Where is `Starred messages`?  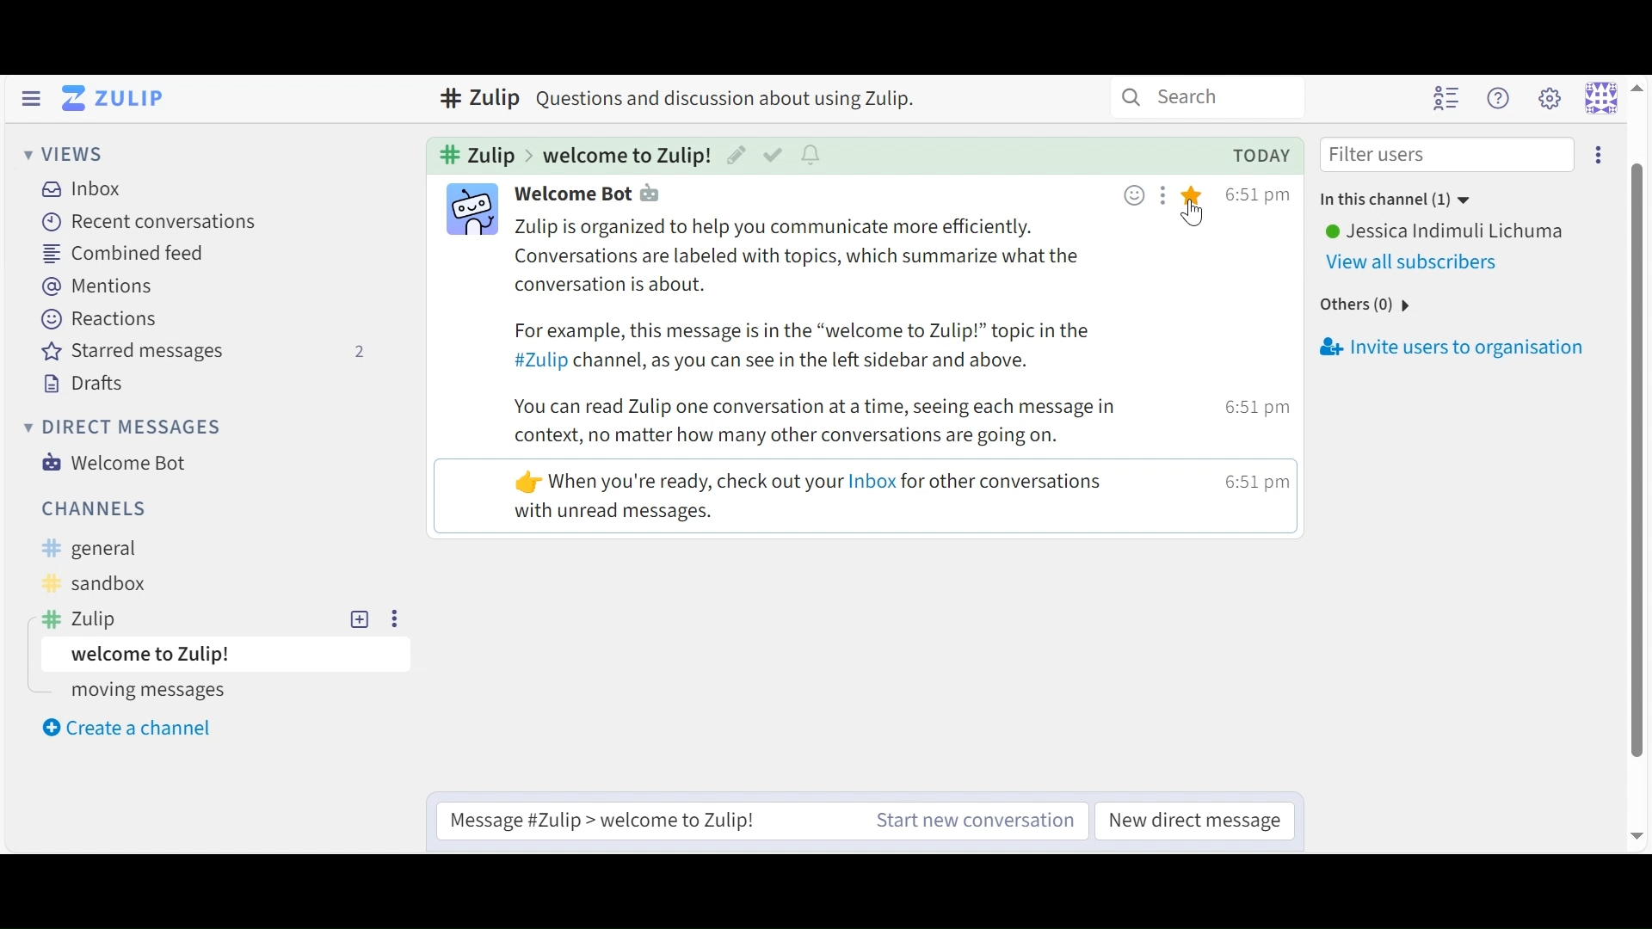
Starred messages is located at coordinates (213, 350).